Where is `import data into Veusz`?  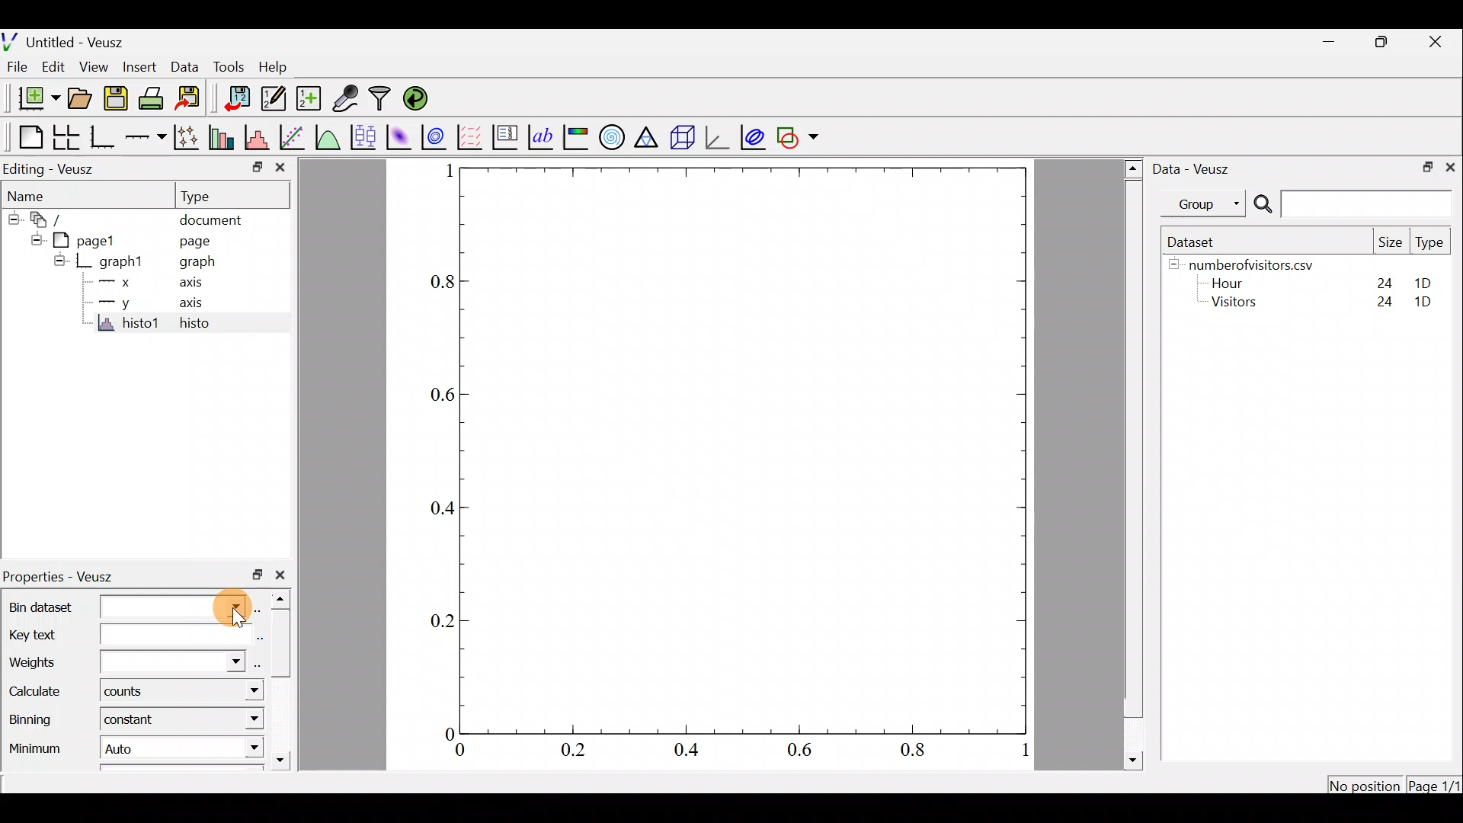
import data into Veusz is located at coordinates (232, 98).